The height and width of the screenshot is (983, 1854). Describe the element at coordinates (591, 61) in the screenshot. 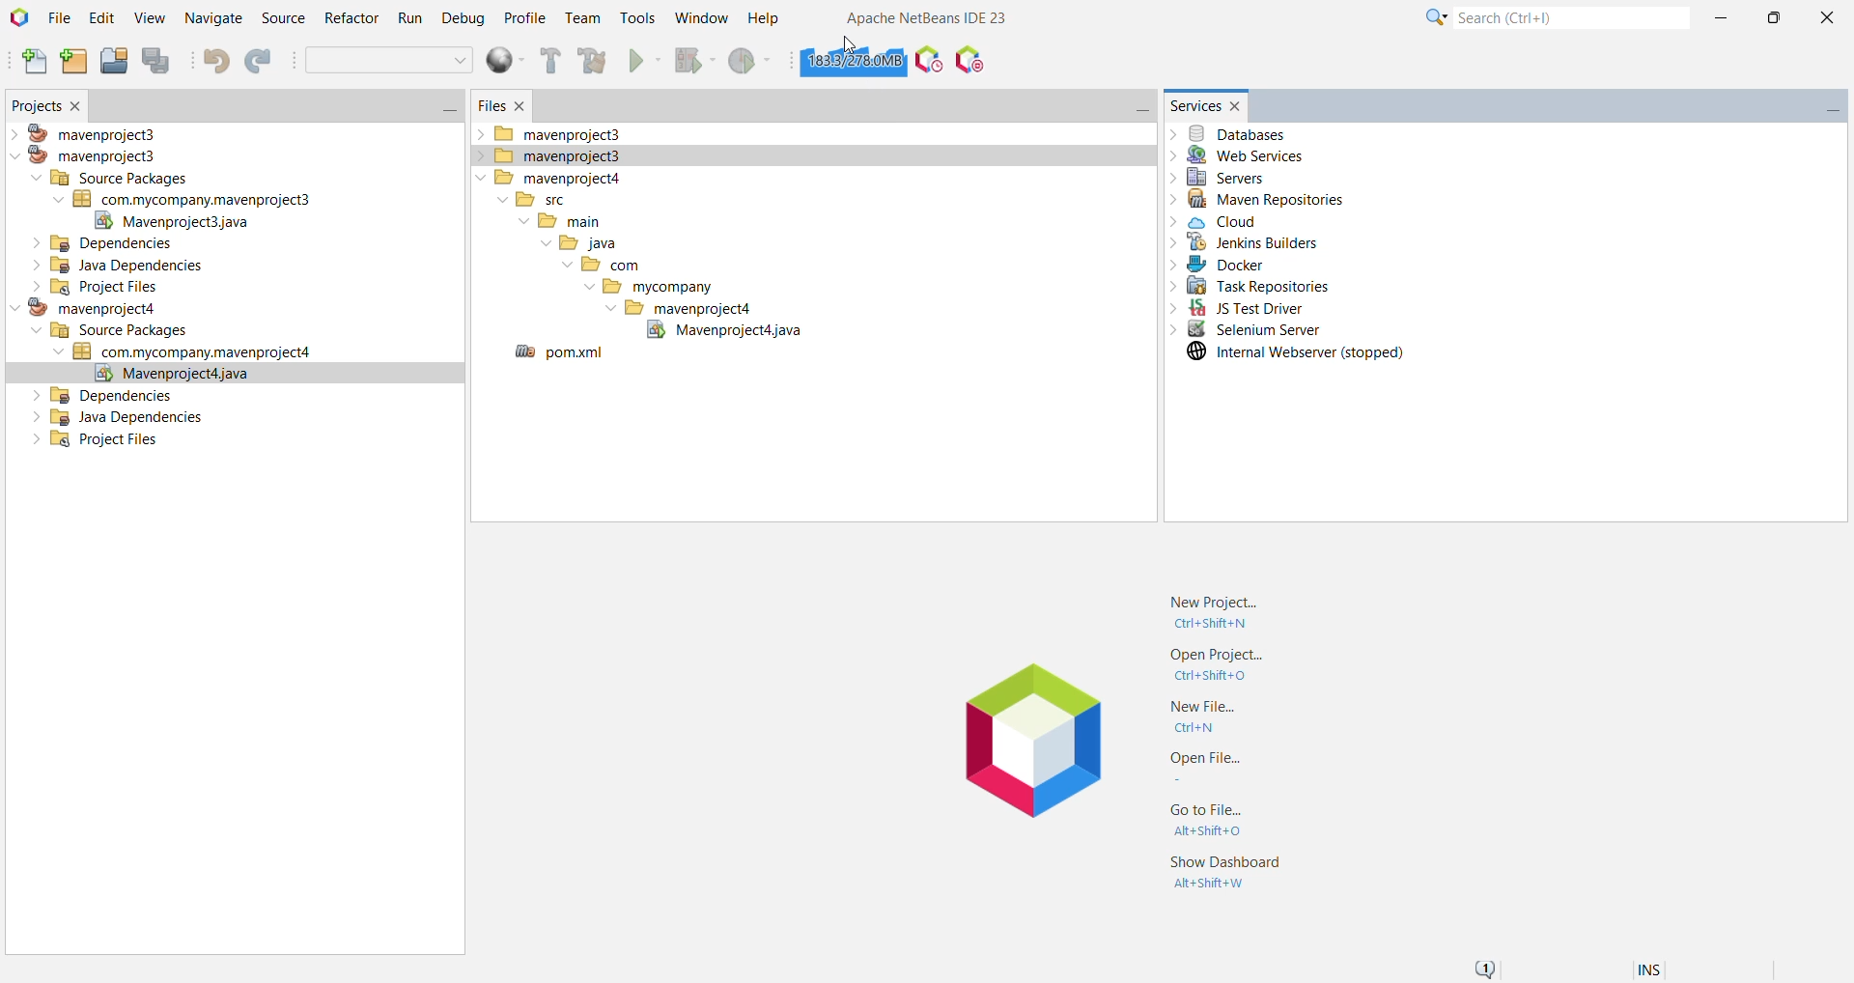

I see `Clean and build Project` at that location.